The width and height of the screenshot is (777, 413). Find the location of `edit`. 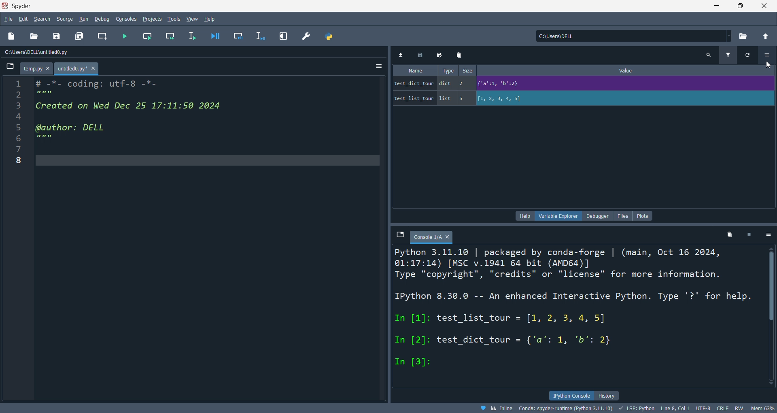

edit is located at coordinates (23, 19).